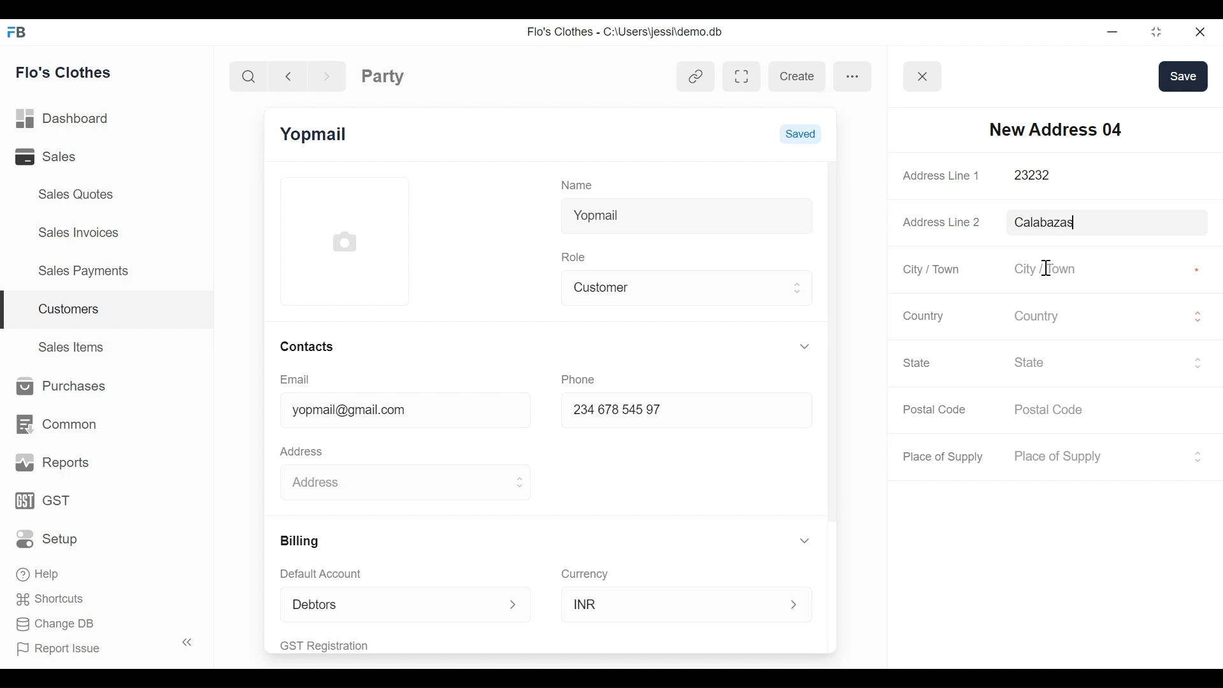 The image size is (1223, 688). I want to click on Email, so click(296, 380).